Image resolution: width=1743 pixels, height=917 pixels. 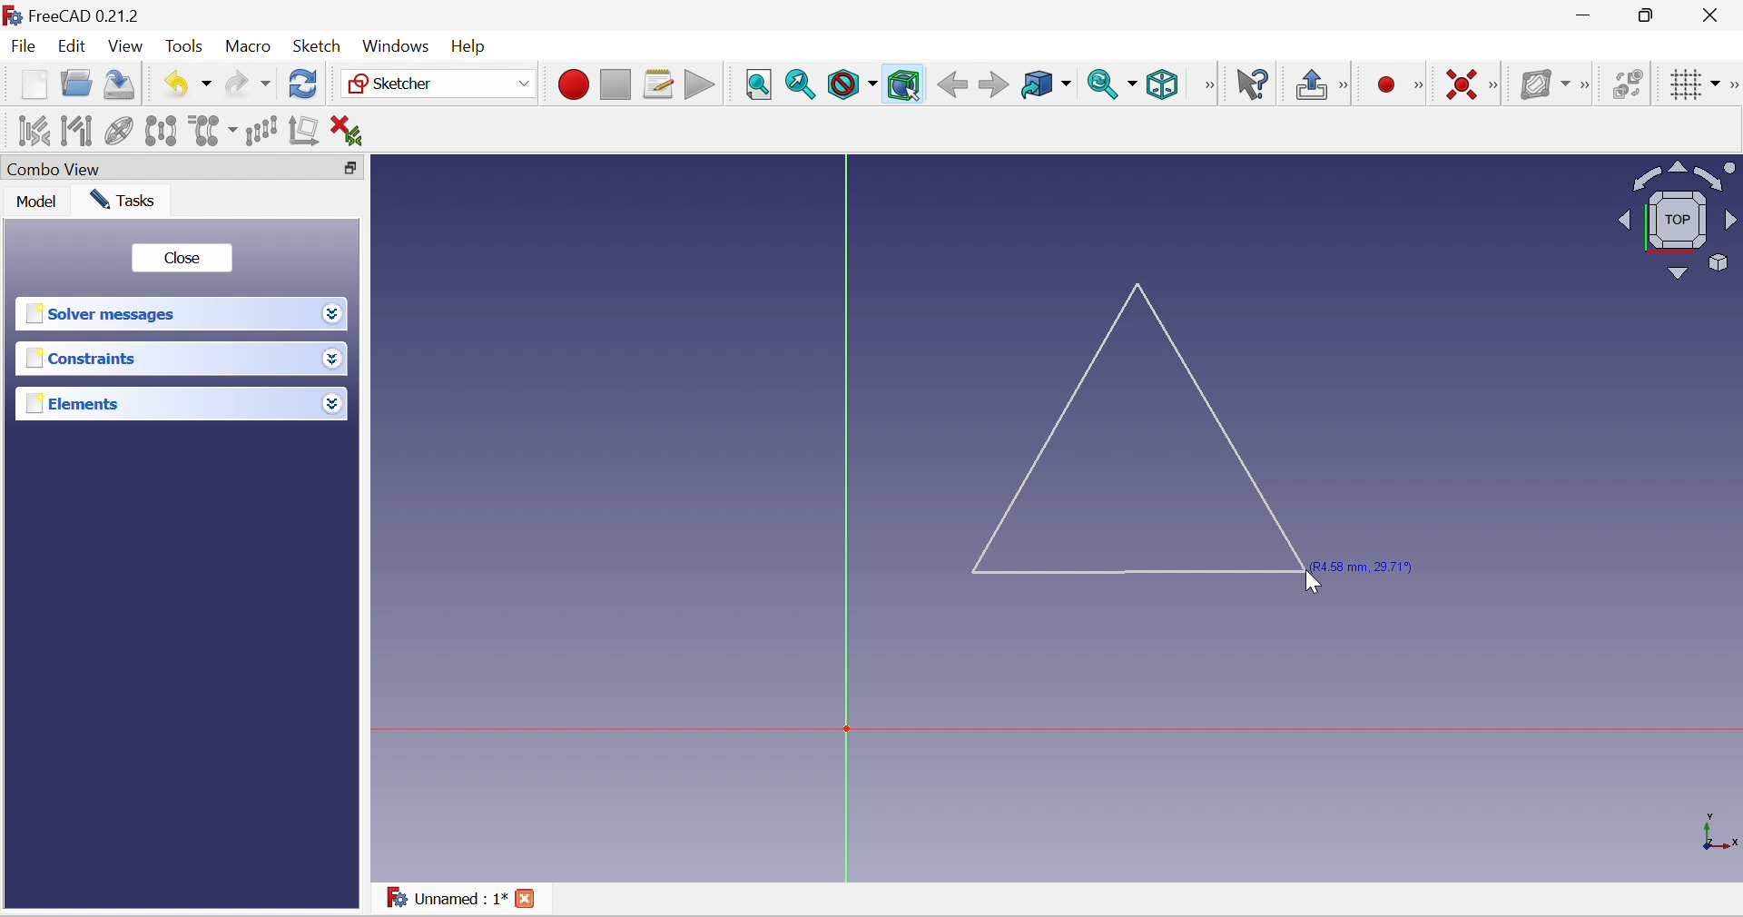 I want to click on FreeCAD 0.21.2, so click(x=73, y=15).